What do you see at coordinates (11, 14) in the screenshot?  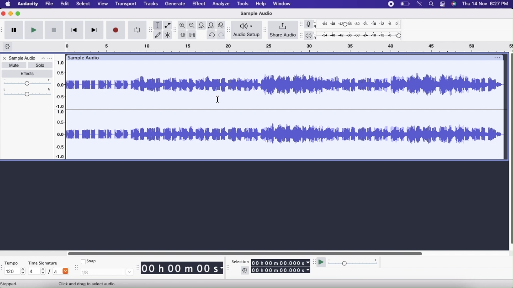 I see `Minimize` at bounding box center [11, 14].